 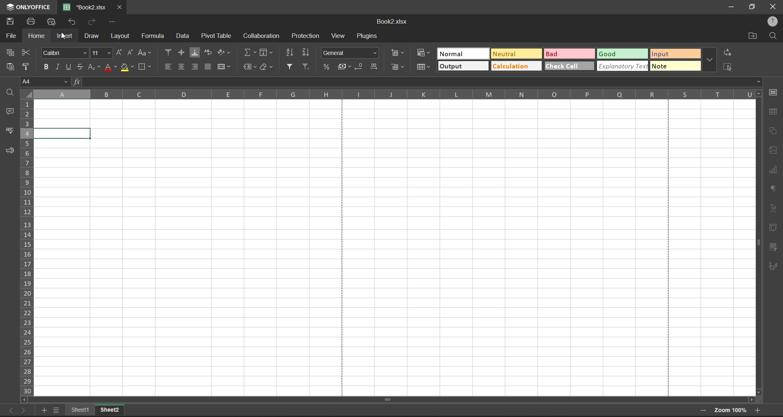 I want to click on accounting, so click(x=344, y=67).